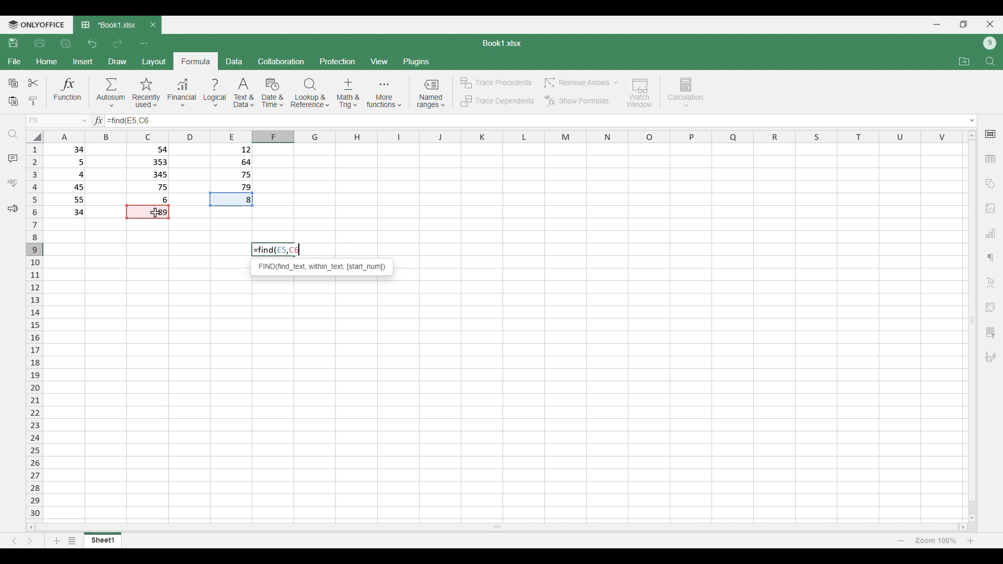  What do you see at coordinates (990, 233) in the screenshot?
I see `Insert chart` at bounding box center [990, 233].